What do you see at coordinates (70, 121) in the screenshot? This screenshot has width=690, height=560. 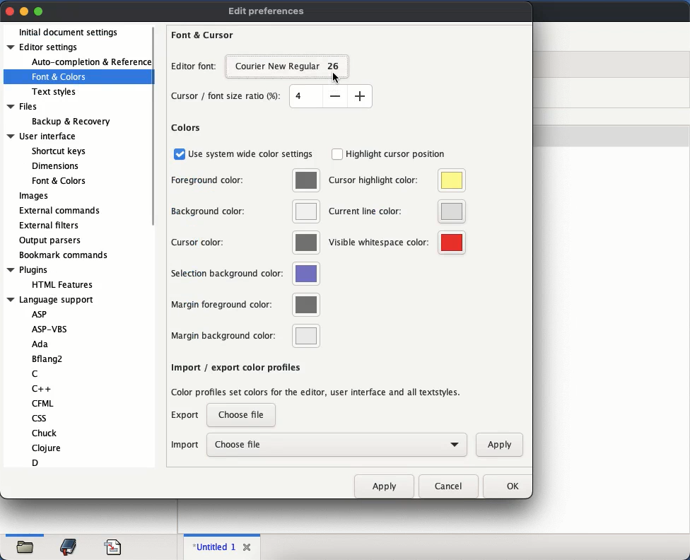 I see `Backup & Recovery` at bounding box center [70, 121].